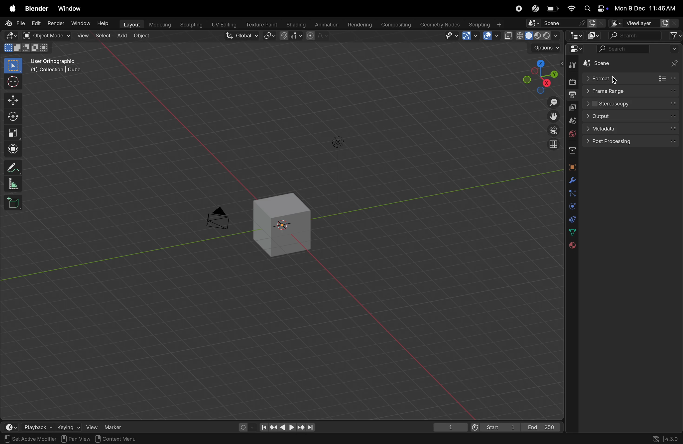  What do you see at coordinates (190, 24) in the screenshot?
I see `Sculpting` at bounding box center [190, 24].